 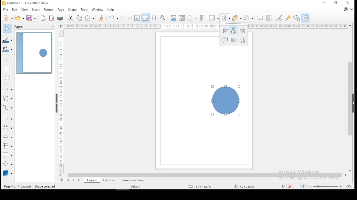 I want to click on zoom and pan, so click(x=163, y=18).